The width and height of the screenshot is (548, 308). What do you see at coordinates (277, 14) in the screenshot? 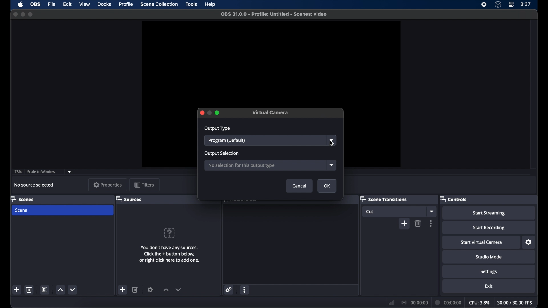
I see `DBS 31.0.0 - Profile: Untitled - Scenes: video` at bounding box center [277, 14].